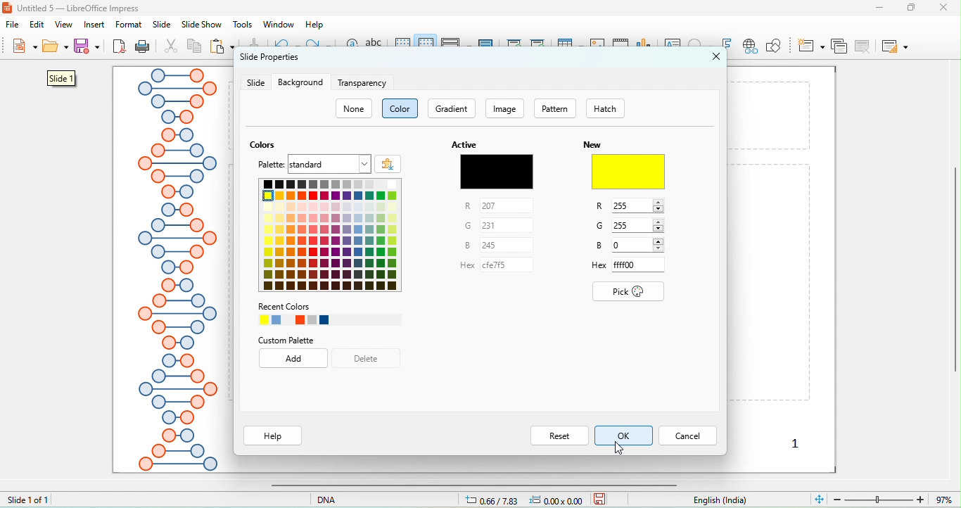 This screenshot has height=508, width=961. I want to click on remove slide, so click(865, 46).